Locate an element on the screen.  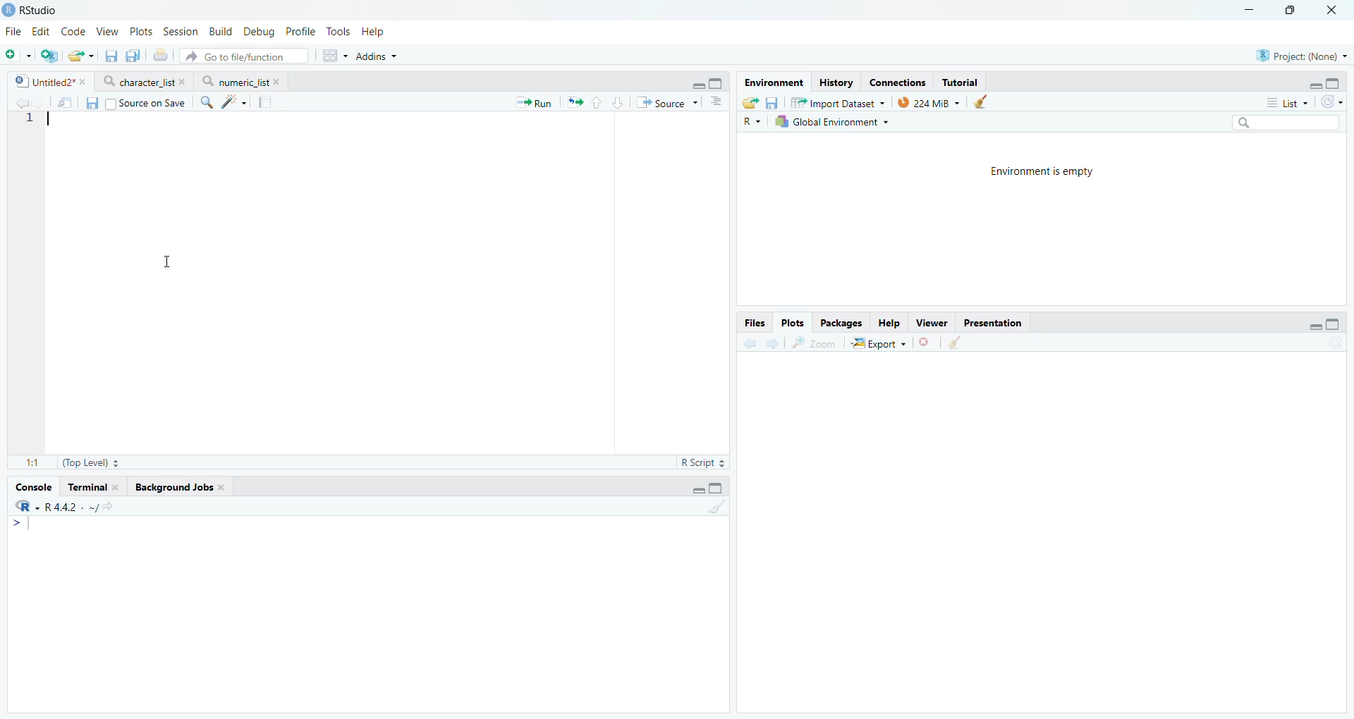
Full Height is located at coordinates (1334, 81).